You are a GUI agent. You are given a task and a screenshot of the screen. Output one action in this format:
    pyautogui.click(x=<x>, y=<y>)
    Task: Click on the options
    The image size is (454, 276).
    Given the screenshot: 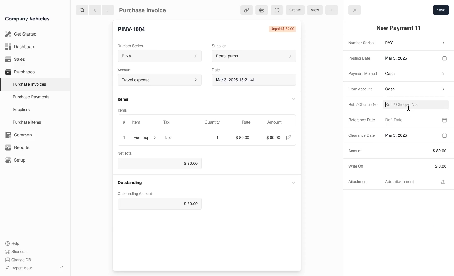 What is the action you would take?
    pyautogui.click(x=331, y=10)
    